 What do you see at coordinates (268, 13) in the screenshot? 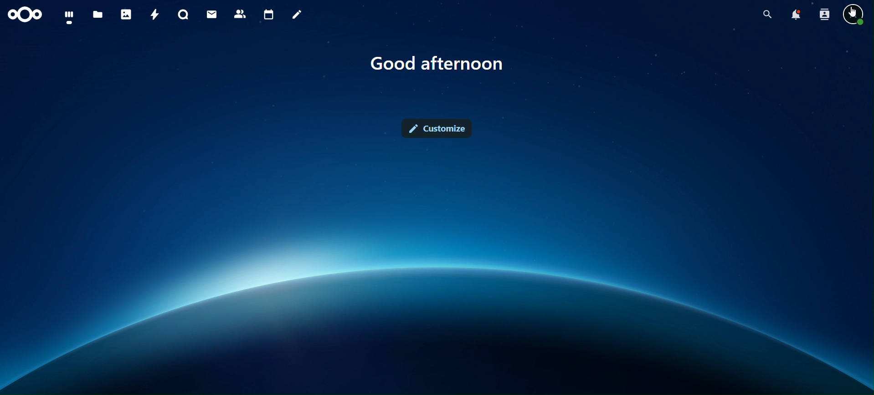
I see `calendar` at bounding box center [268, 13].